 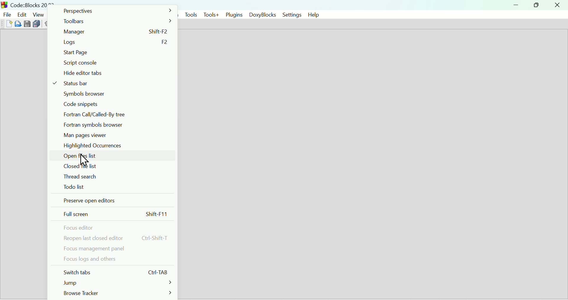 What do you see at coordinates (19, 24) in the screenshot?
I see `Open file` at bounding box center [19, 24].